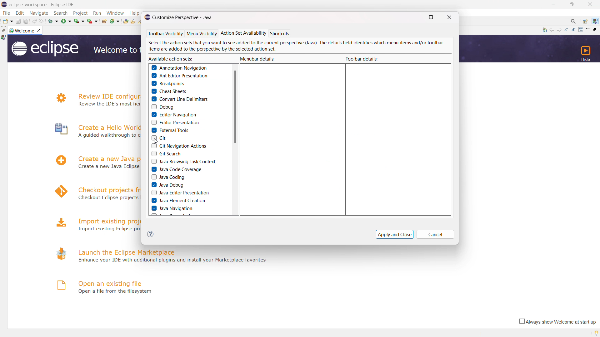 Image resolution: width=600 pixels, height=337 pixels. Describe the element at coordinates (544, 30) in the screenshot. I see `home` at that location.